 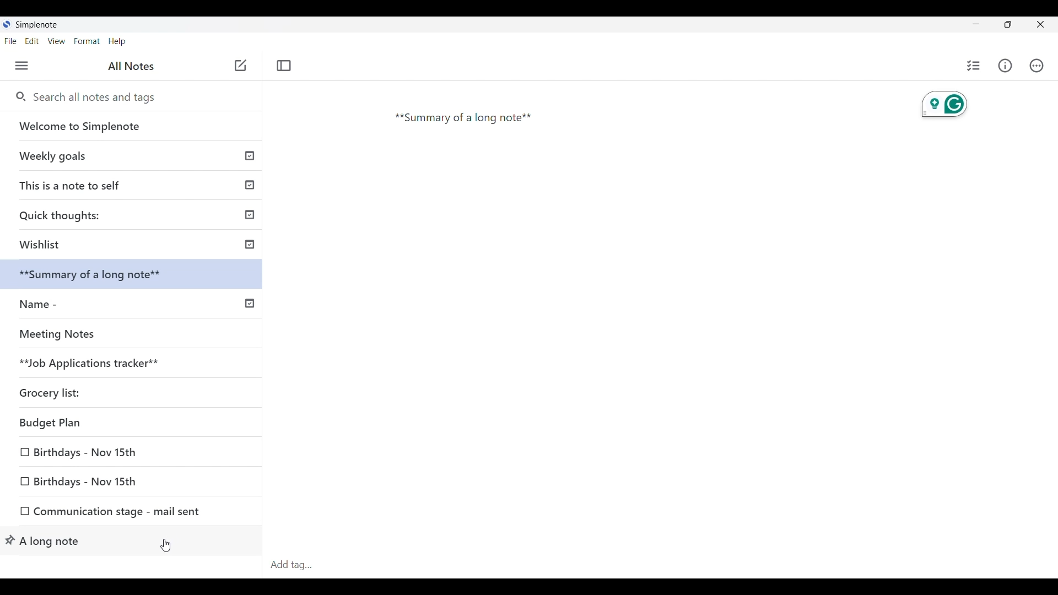 I want to click on Summary of a long note, so click(x=467, y=120).